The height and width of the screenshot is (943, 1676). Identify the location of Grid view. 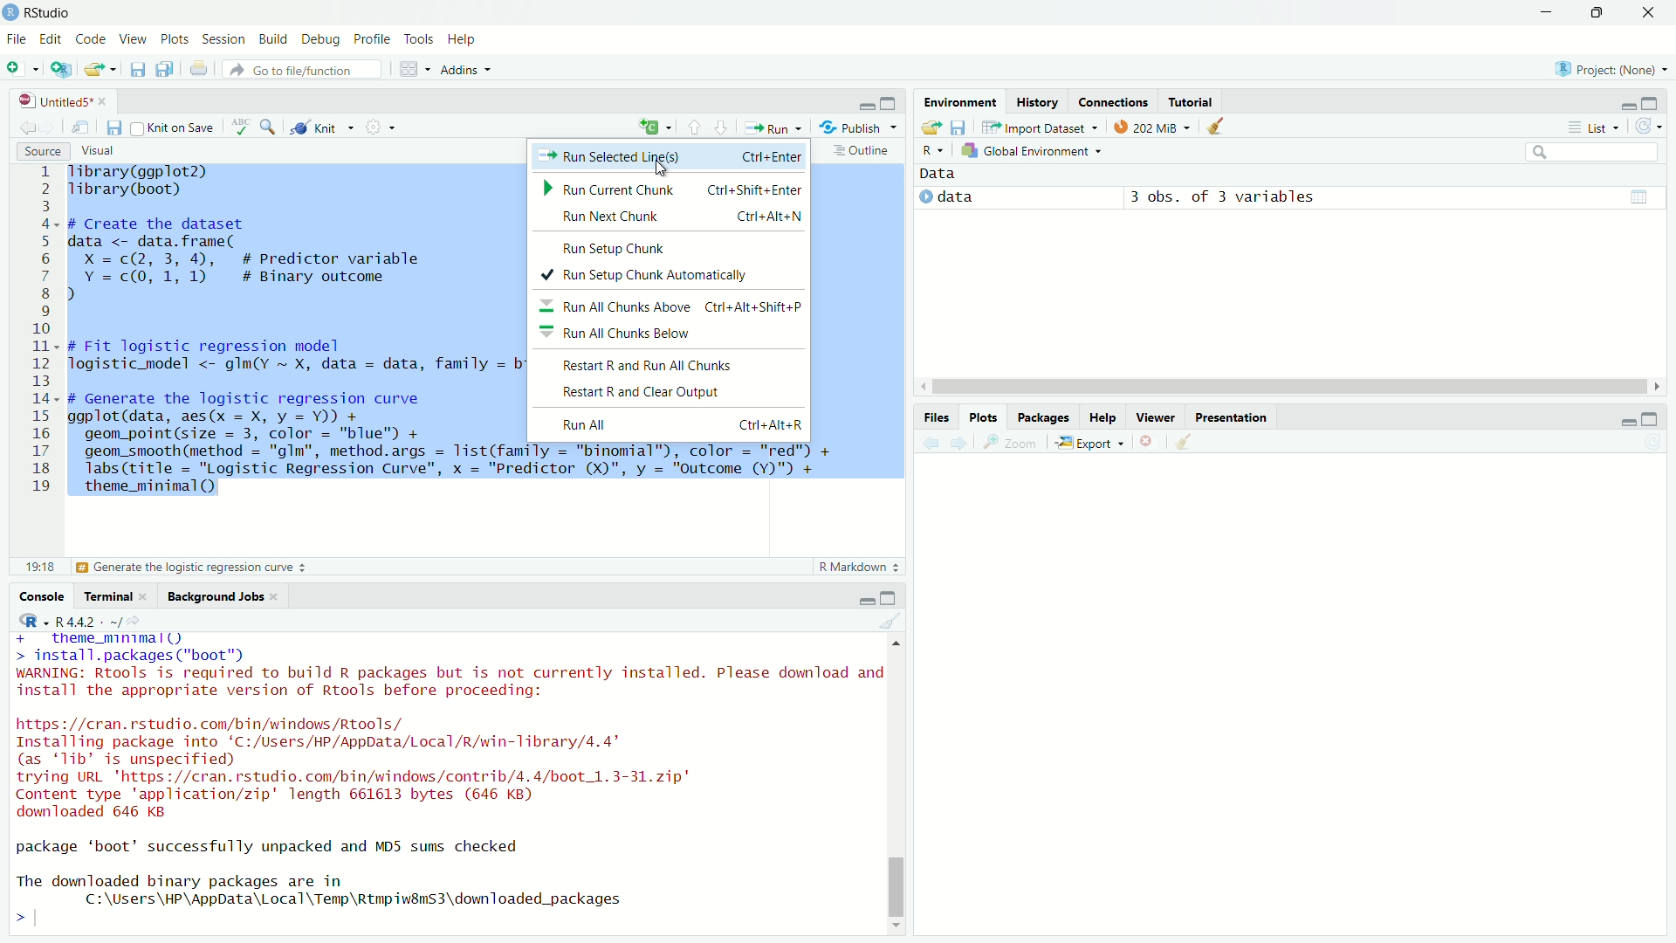
(1639, 196).